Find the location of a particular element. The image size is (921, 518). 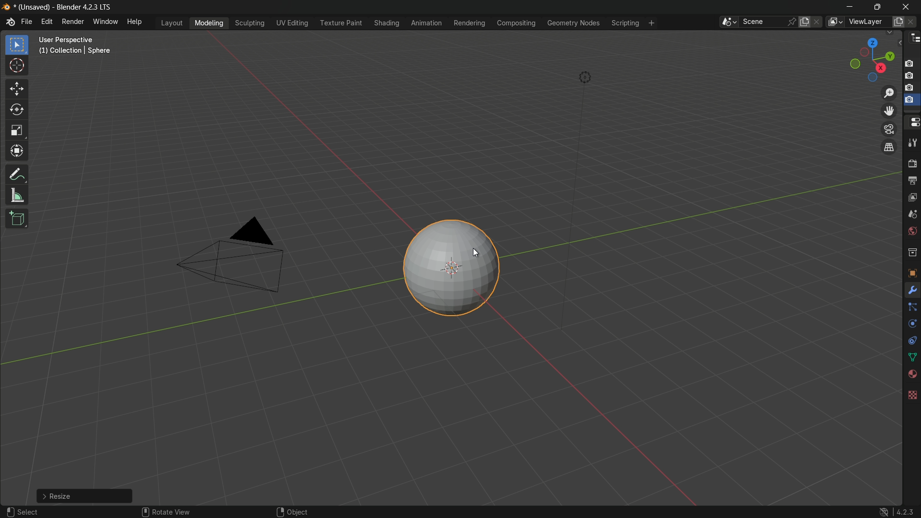

sculpting menu is located at coordinates (250, 24).